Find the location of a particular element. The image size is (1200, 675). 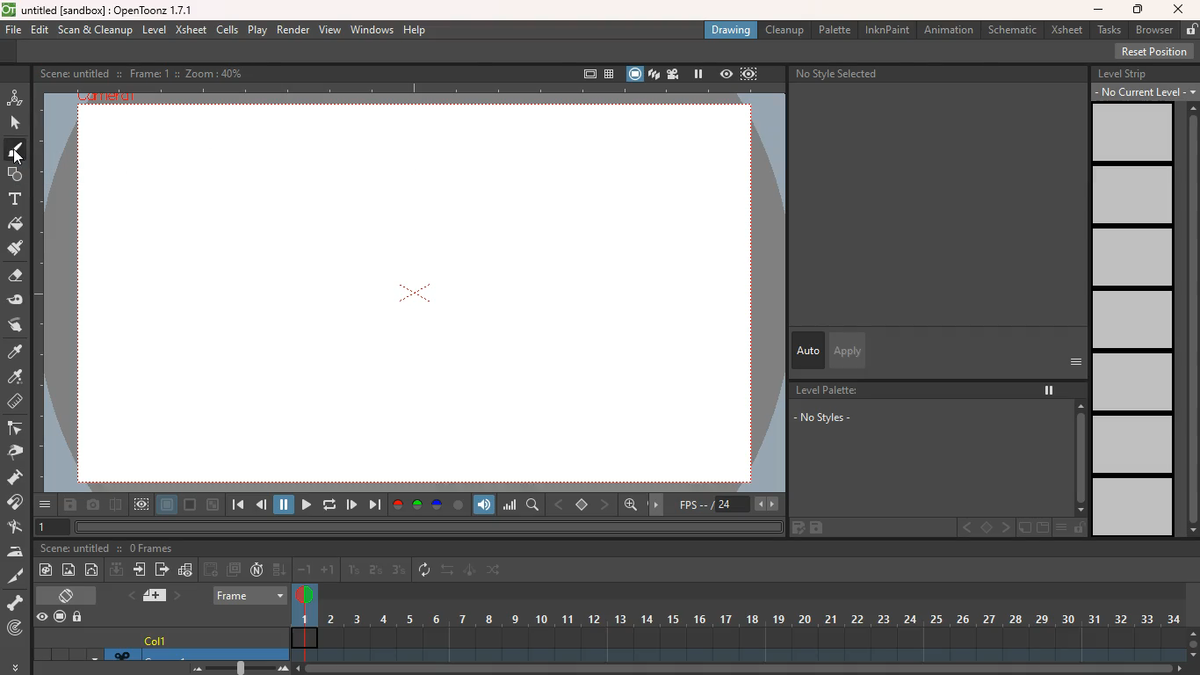

scroll is located at coordinates (1076, 460).